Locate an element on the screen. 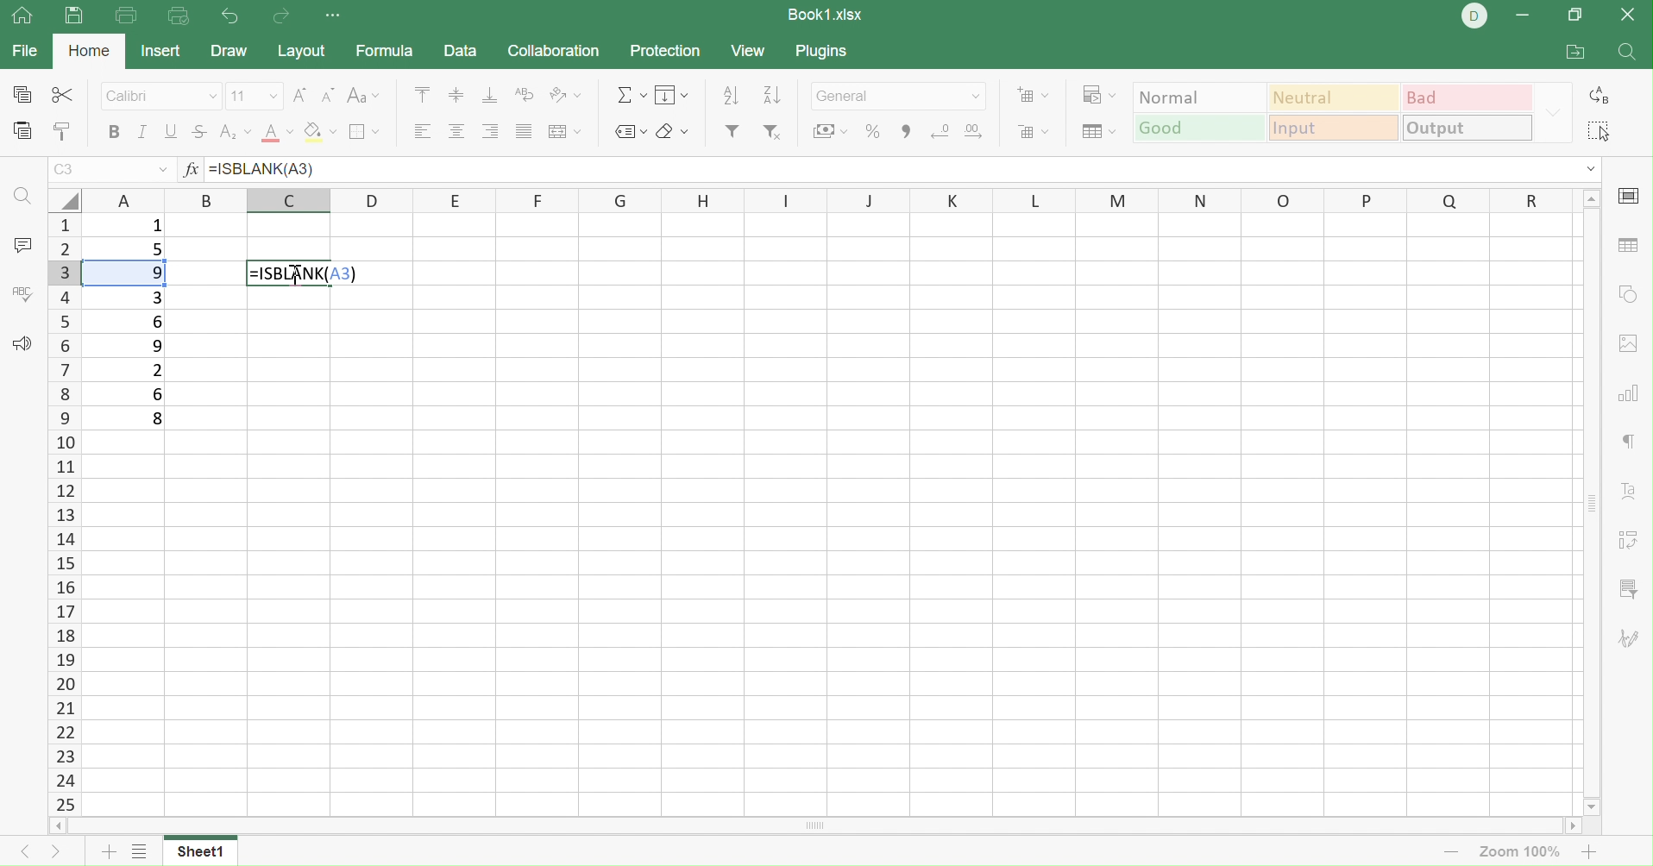 The height and width of the screenshot is (866, 1653). Plugins is located at coordinates (826, 52).